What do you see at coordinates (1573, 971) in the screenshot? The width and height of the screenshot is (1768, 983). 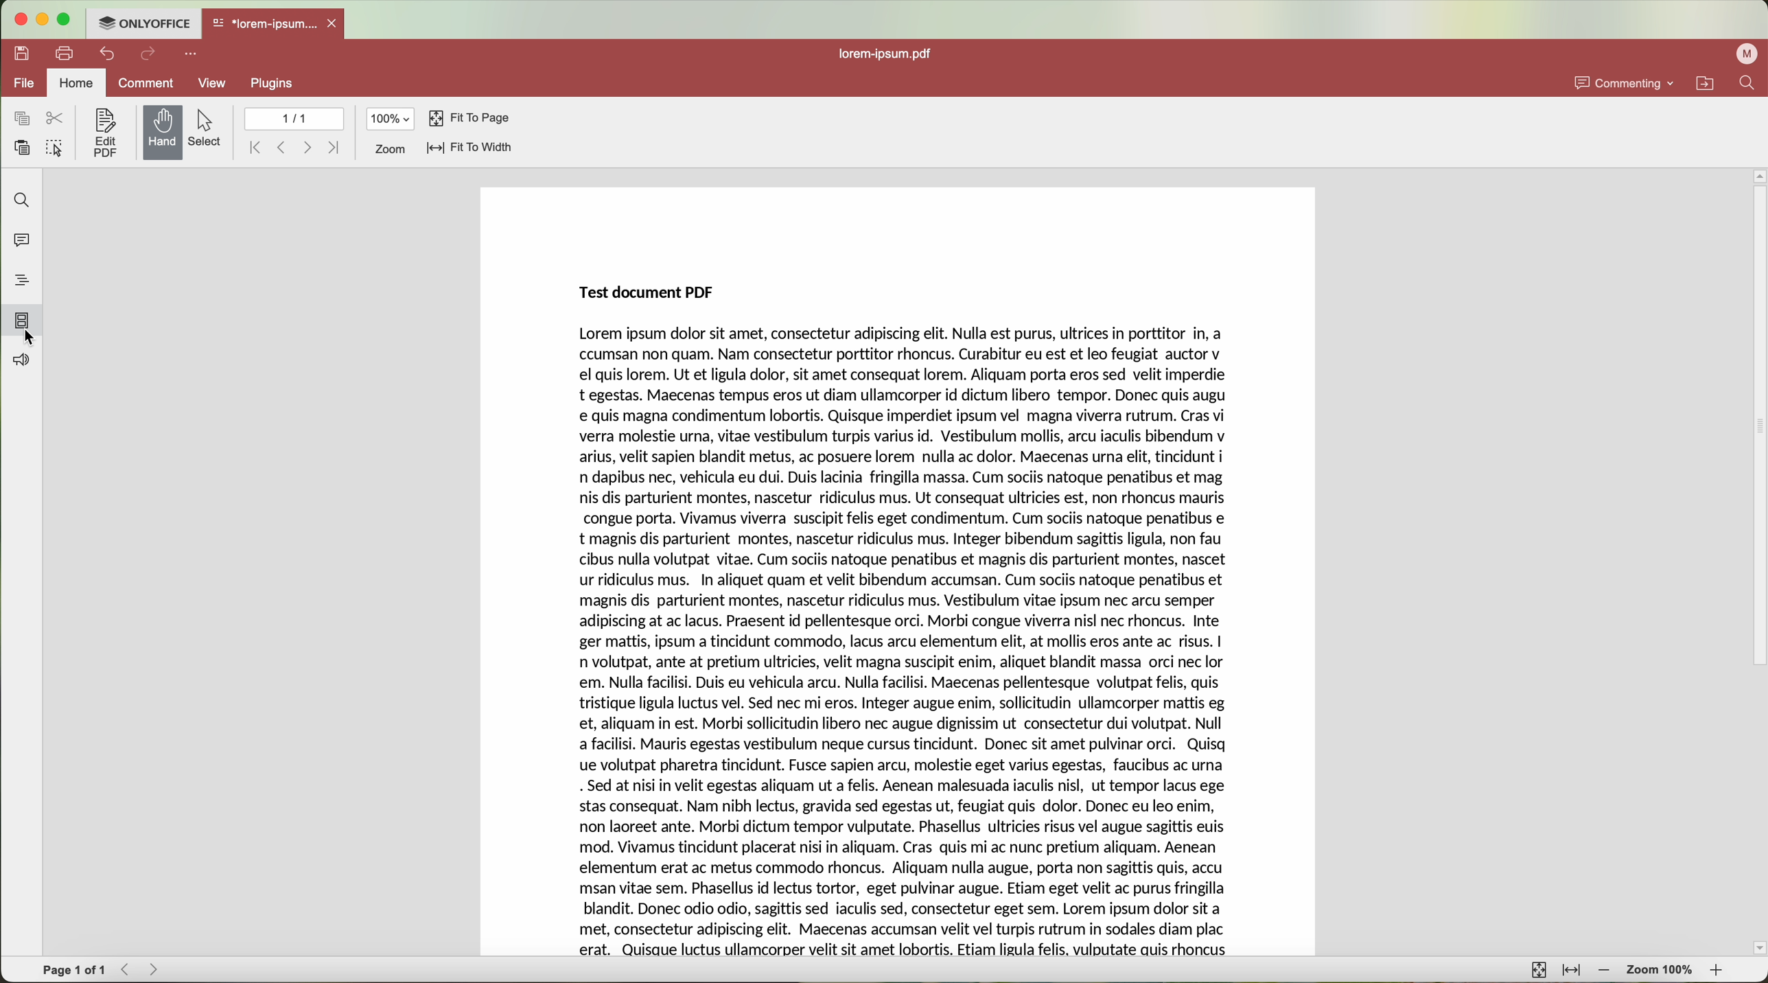 I see `fit to width` at bounding box center [1573, 971].